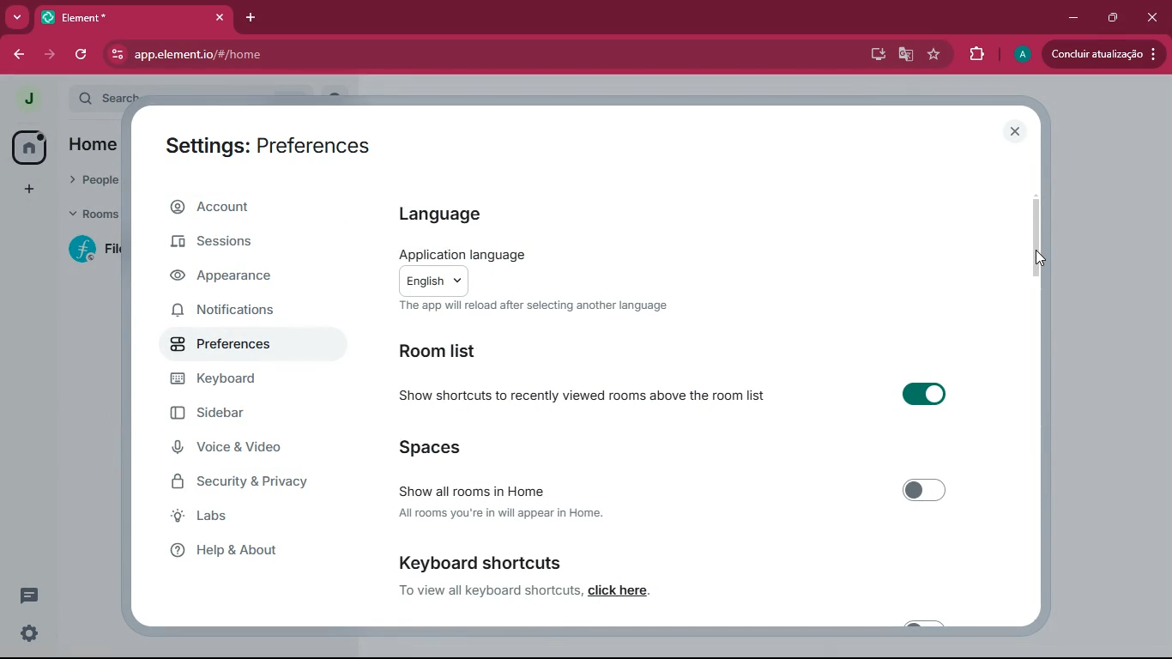 Image resolution: width=1172 pixels, height=659 pixels. I want to click on toggle on/off, so click(926, 490).